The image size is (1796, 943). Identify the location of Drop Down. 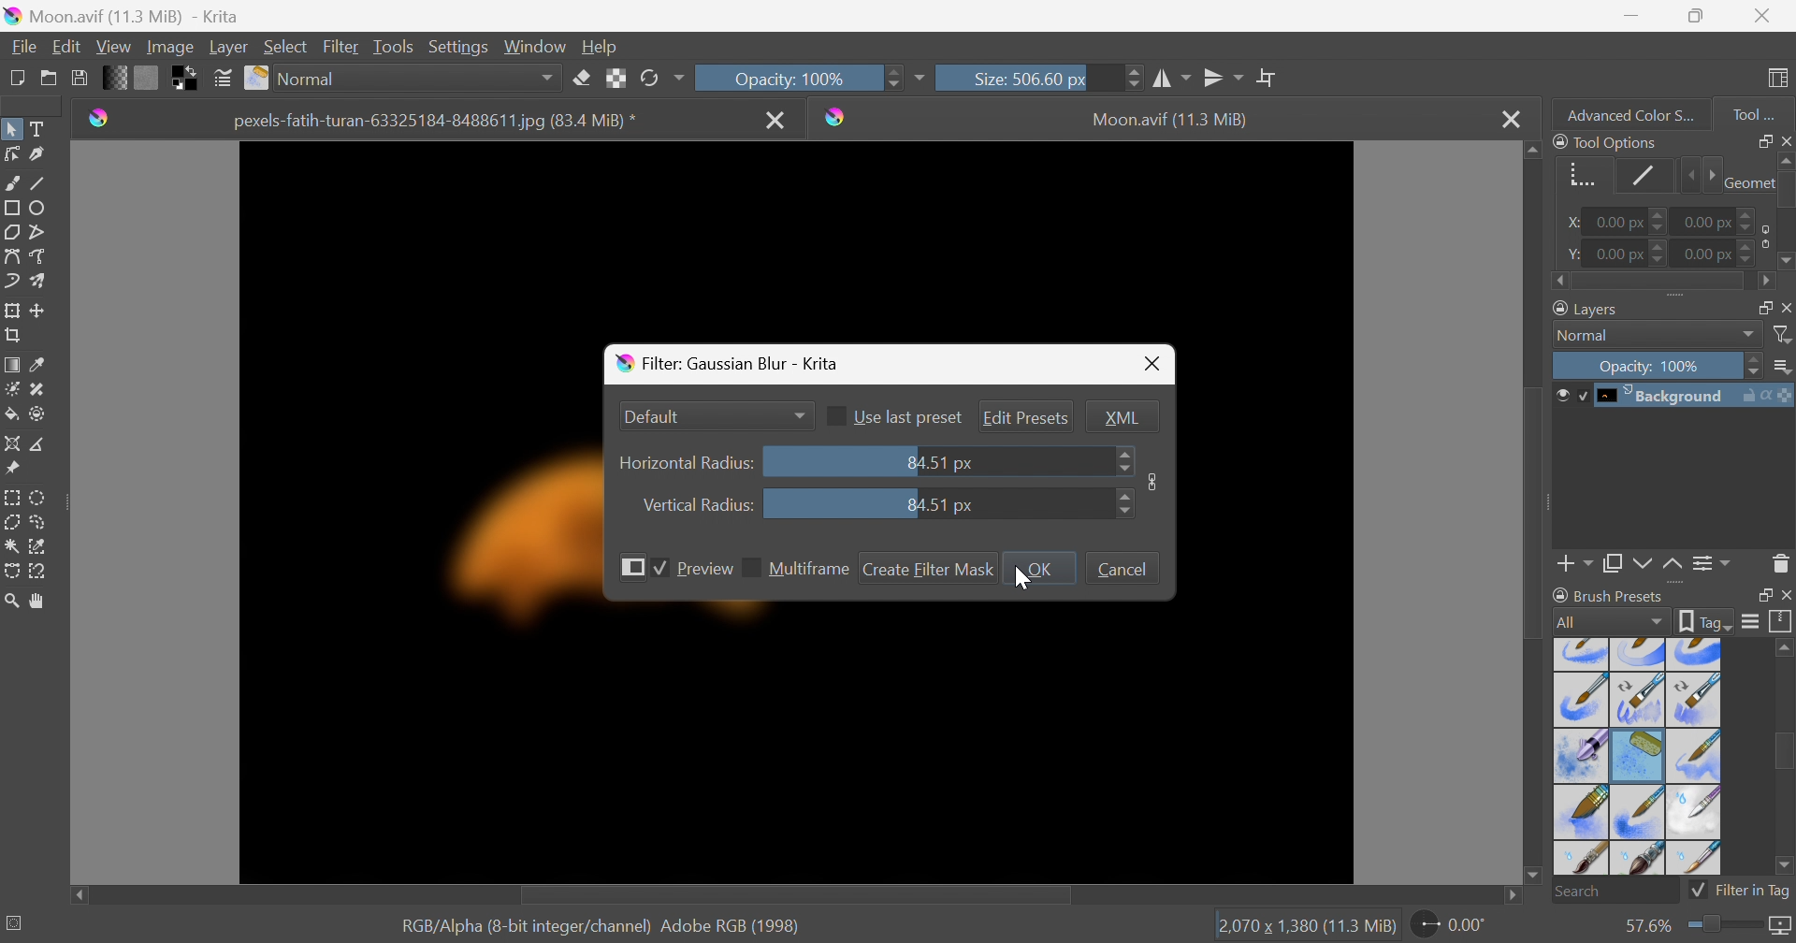
(800, 413).